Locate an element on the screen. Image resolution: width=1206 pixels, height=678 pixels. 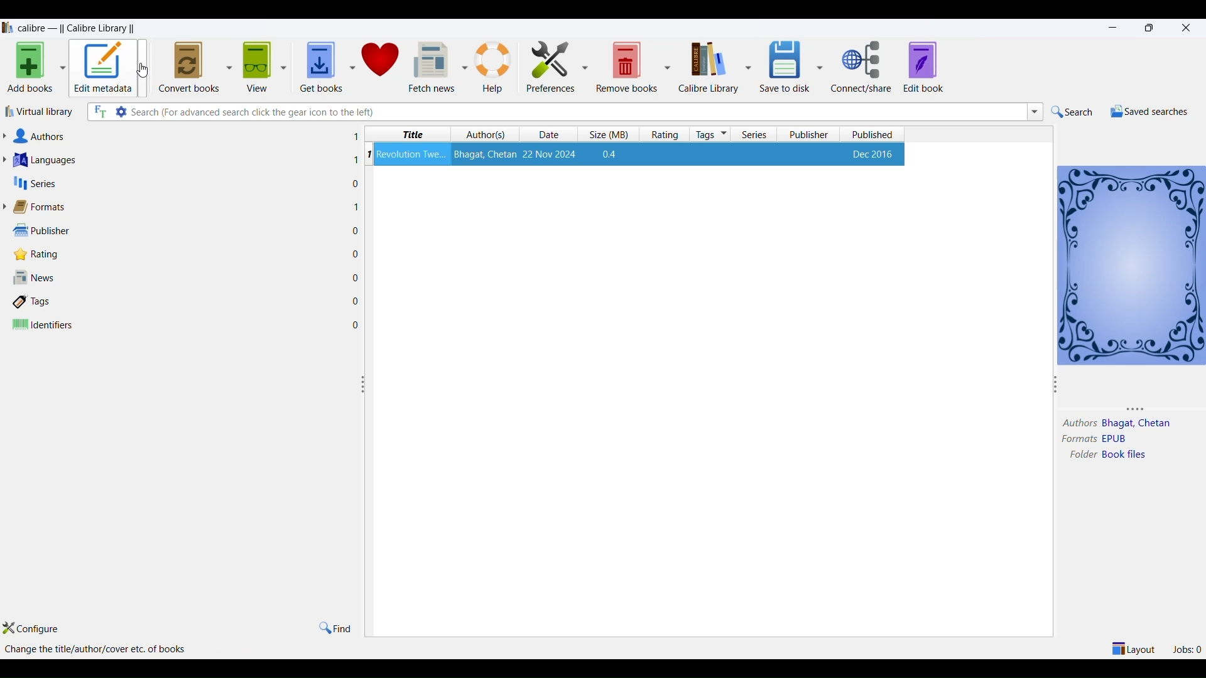
series is located at coordinates (36, 183).